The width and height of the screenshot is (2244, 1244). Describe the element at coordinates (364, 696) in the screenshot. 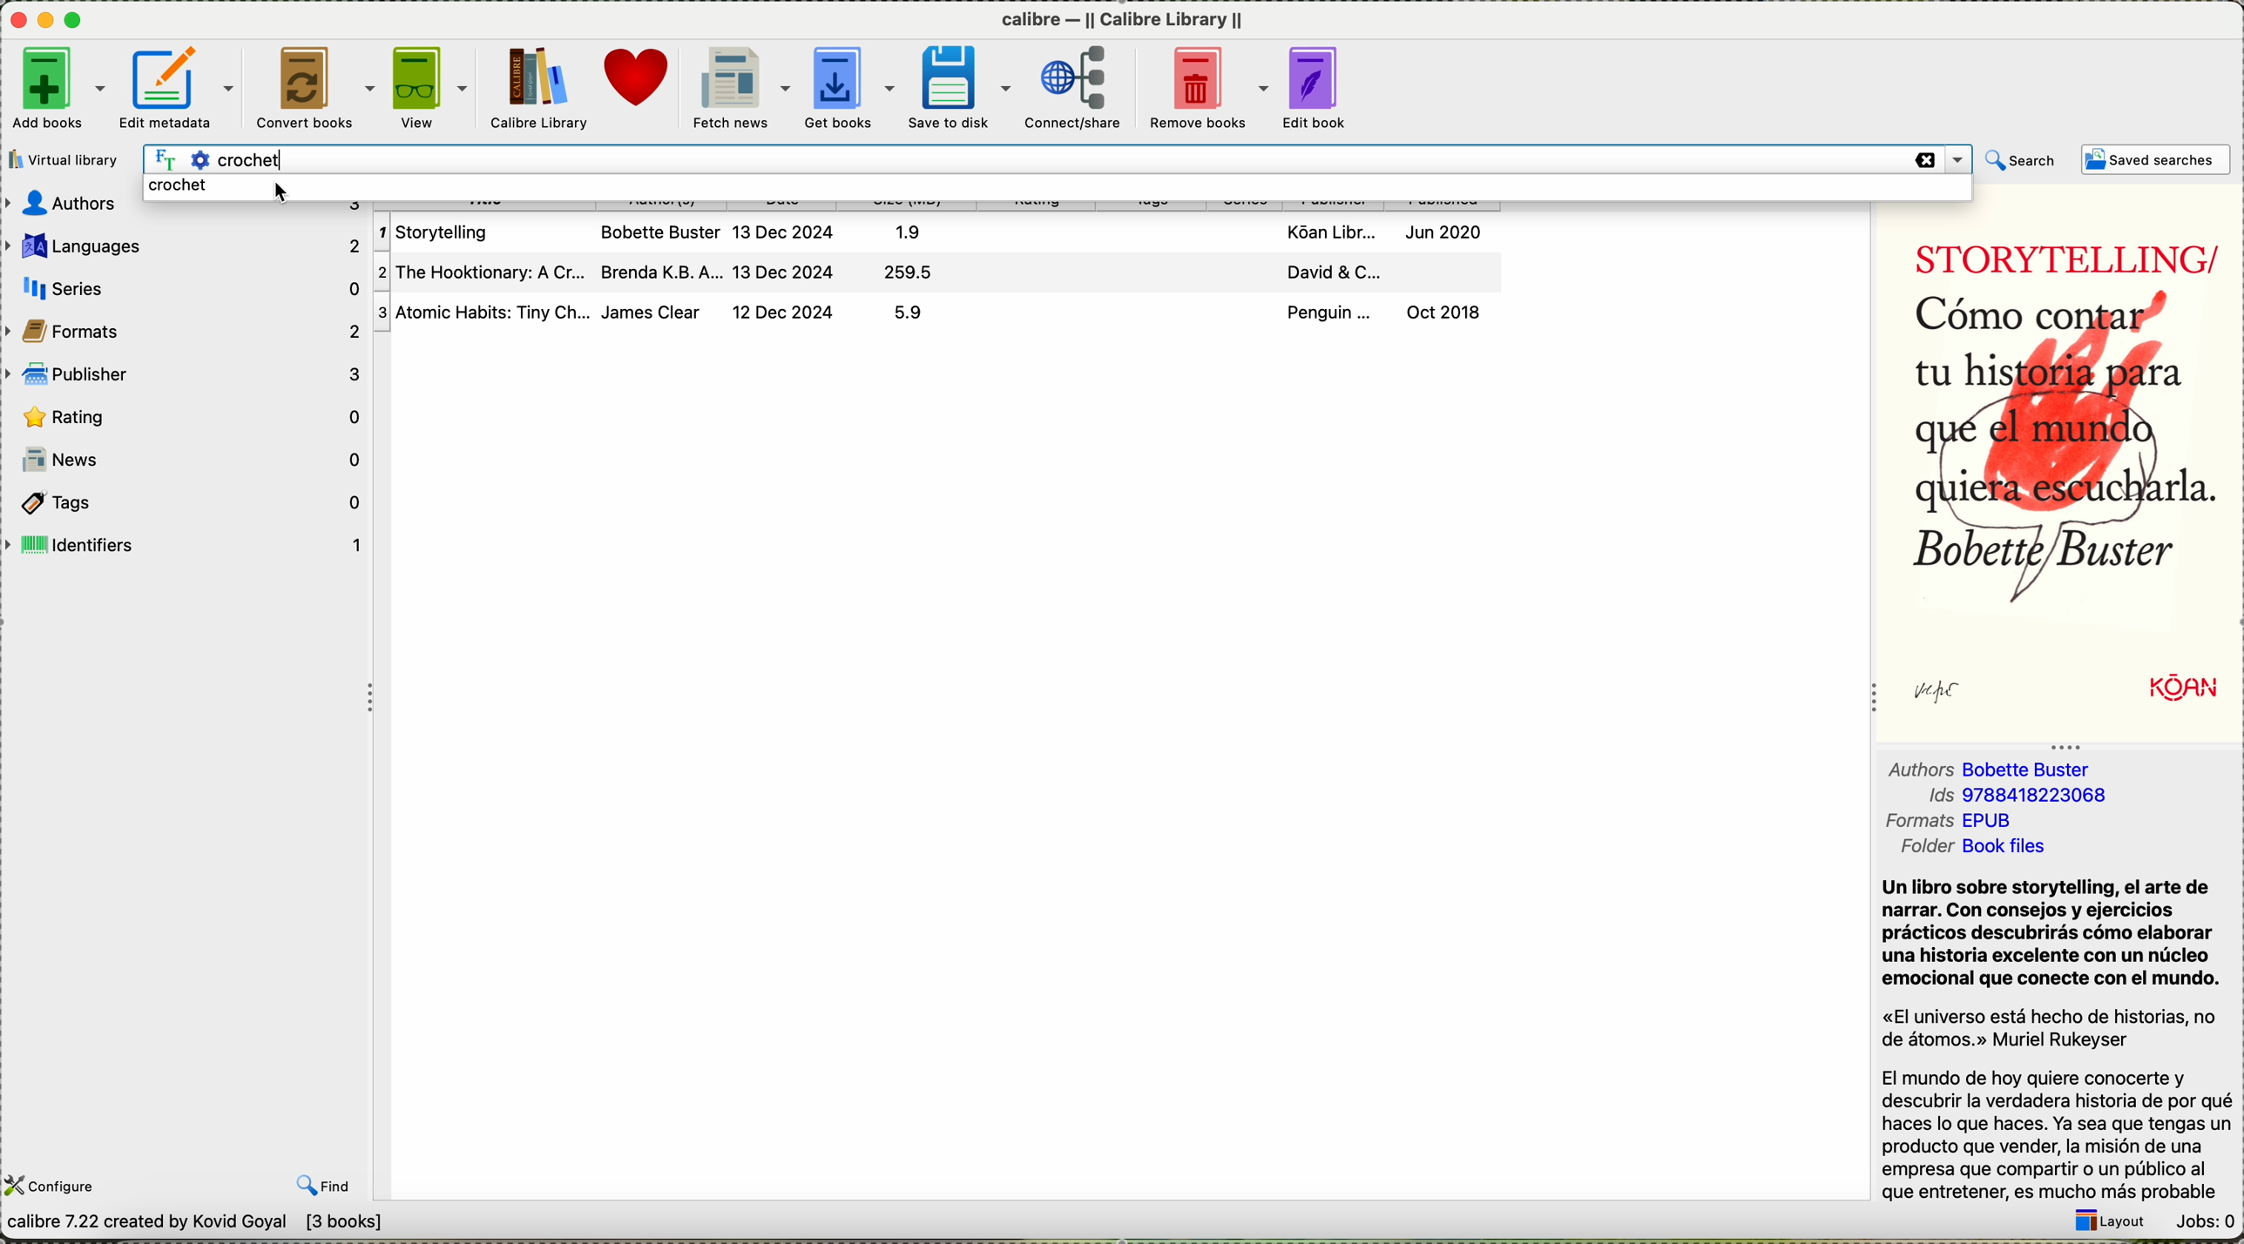

I see `Collapse` at that location.